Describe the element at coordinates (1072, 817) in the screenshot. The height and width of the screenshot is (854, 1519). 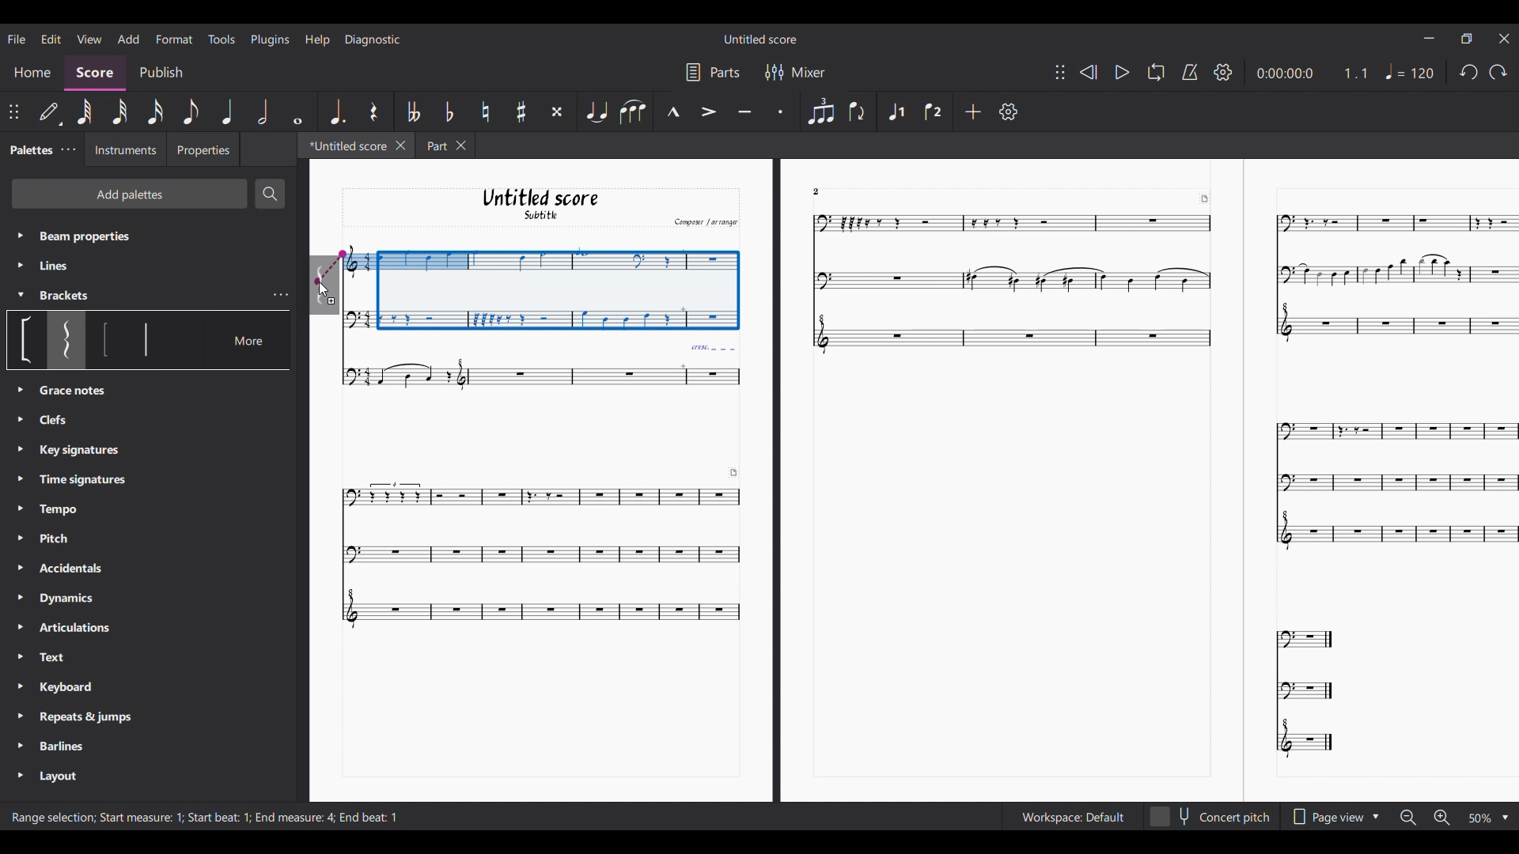
I see `Workspace setting` at that location.